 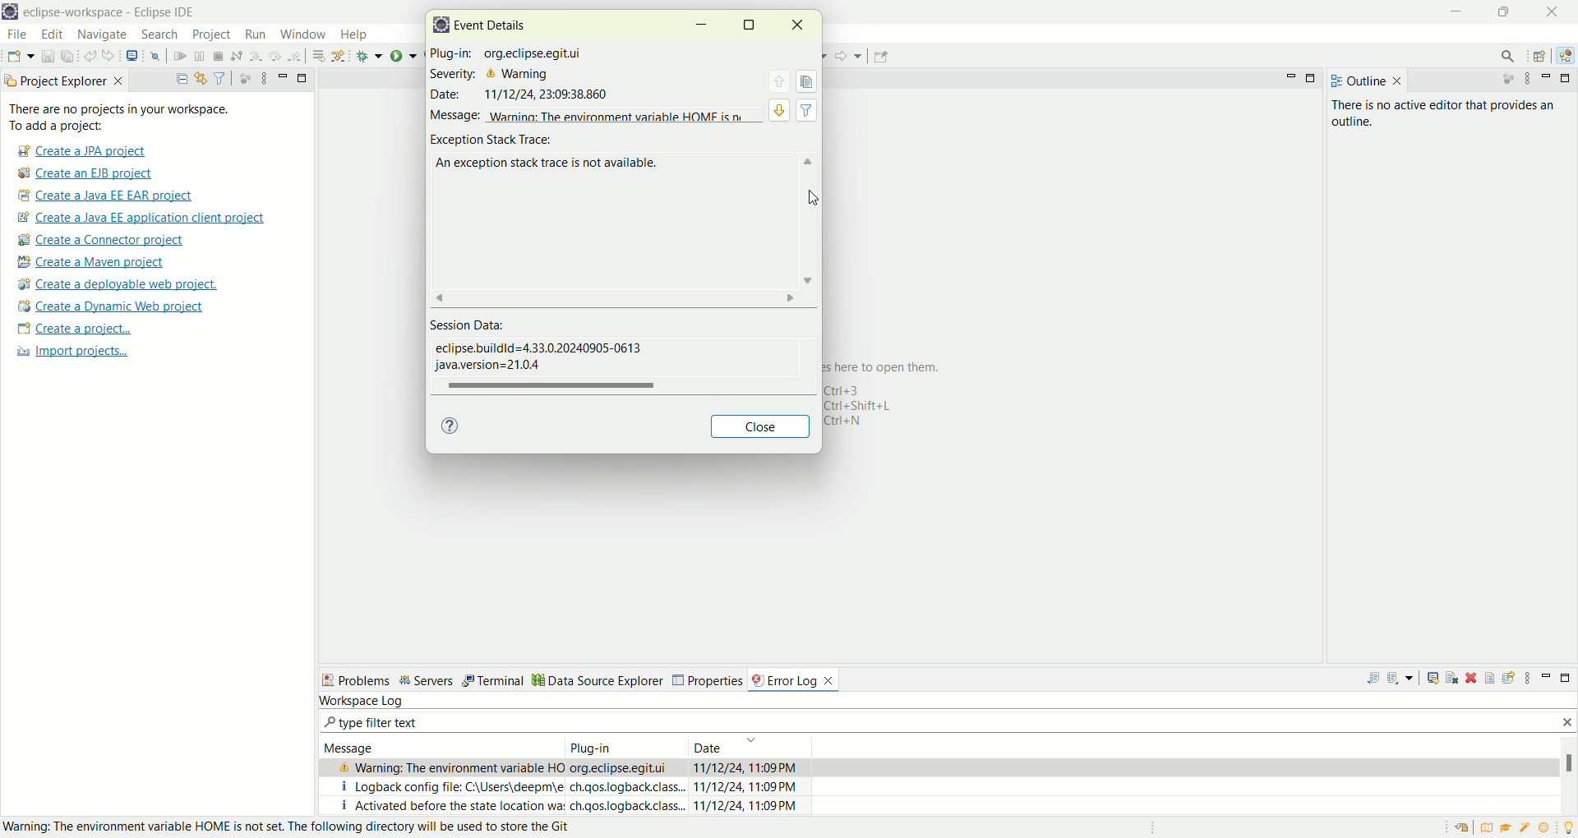 I want to click on step return, so click(x=295, y=57).